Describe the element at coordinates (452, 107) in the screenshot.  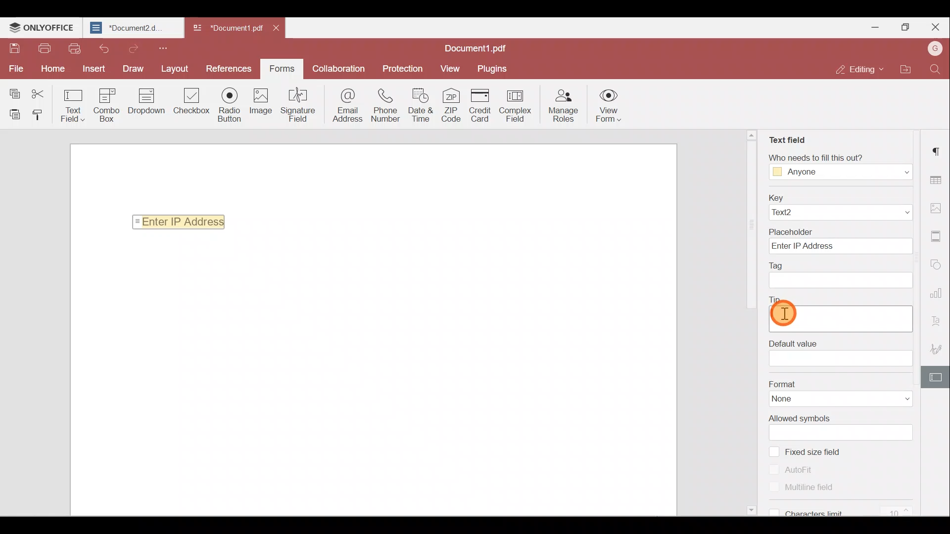
I see `ZIP Code` at that location.